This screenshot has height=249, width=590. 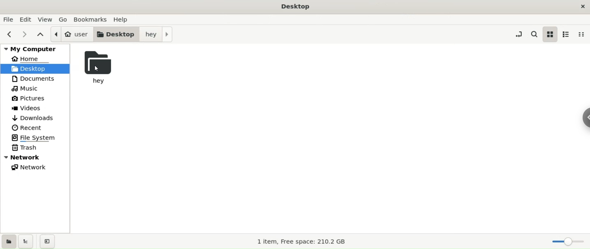 What do you see at coordinates (550, 34) in the screenshot?
I see `icon view` at bounding box center [550, 34].